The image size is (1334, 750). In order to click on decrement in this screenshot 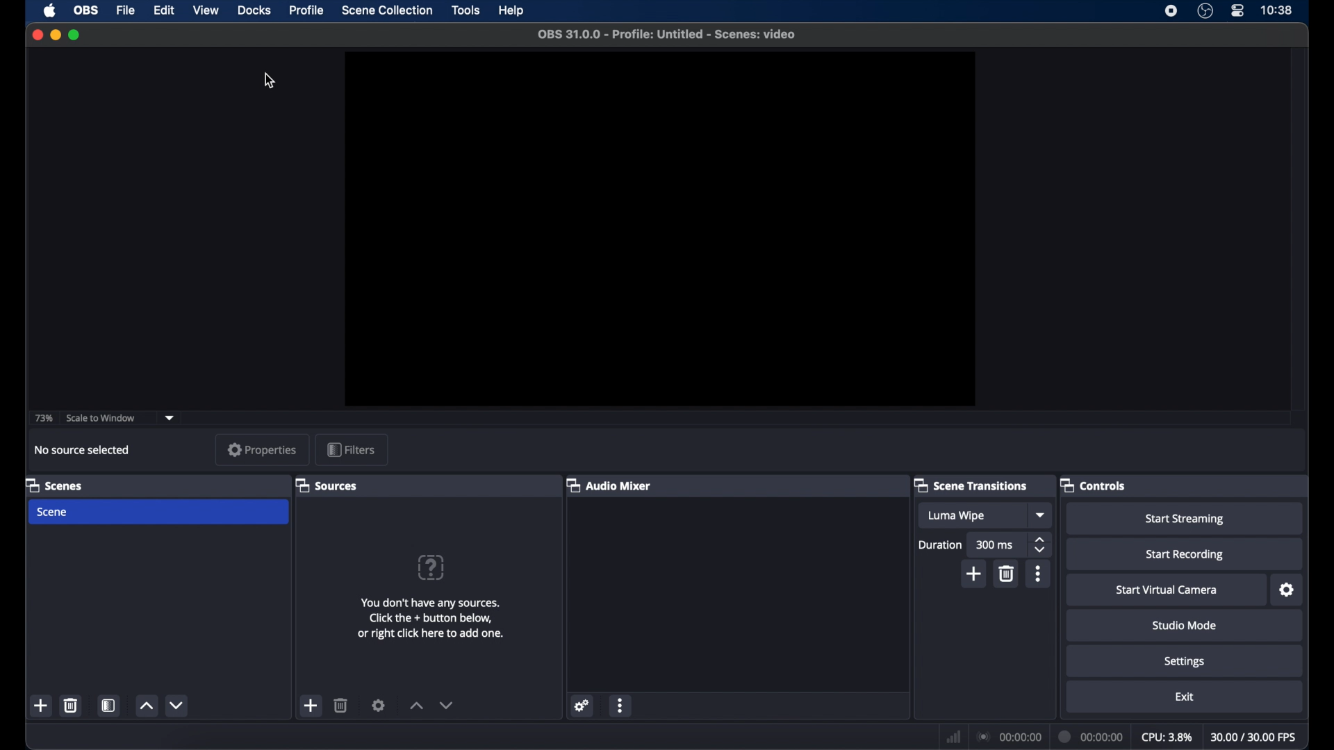, I will do `click(178, 705)`.